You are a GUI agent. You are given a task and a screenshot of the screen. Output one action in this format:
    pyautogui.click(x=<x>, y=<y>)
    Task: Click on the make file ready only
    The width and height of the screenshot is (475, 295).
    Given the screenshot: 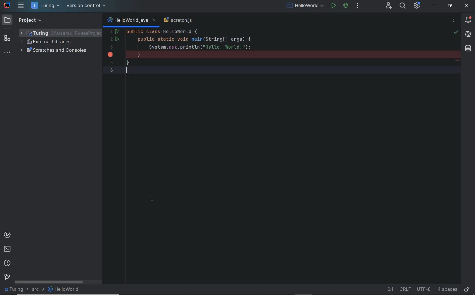 What is the action you would take?
    pyautogui.click(x=468, y=290)
    